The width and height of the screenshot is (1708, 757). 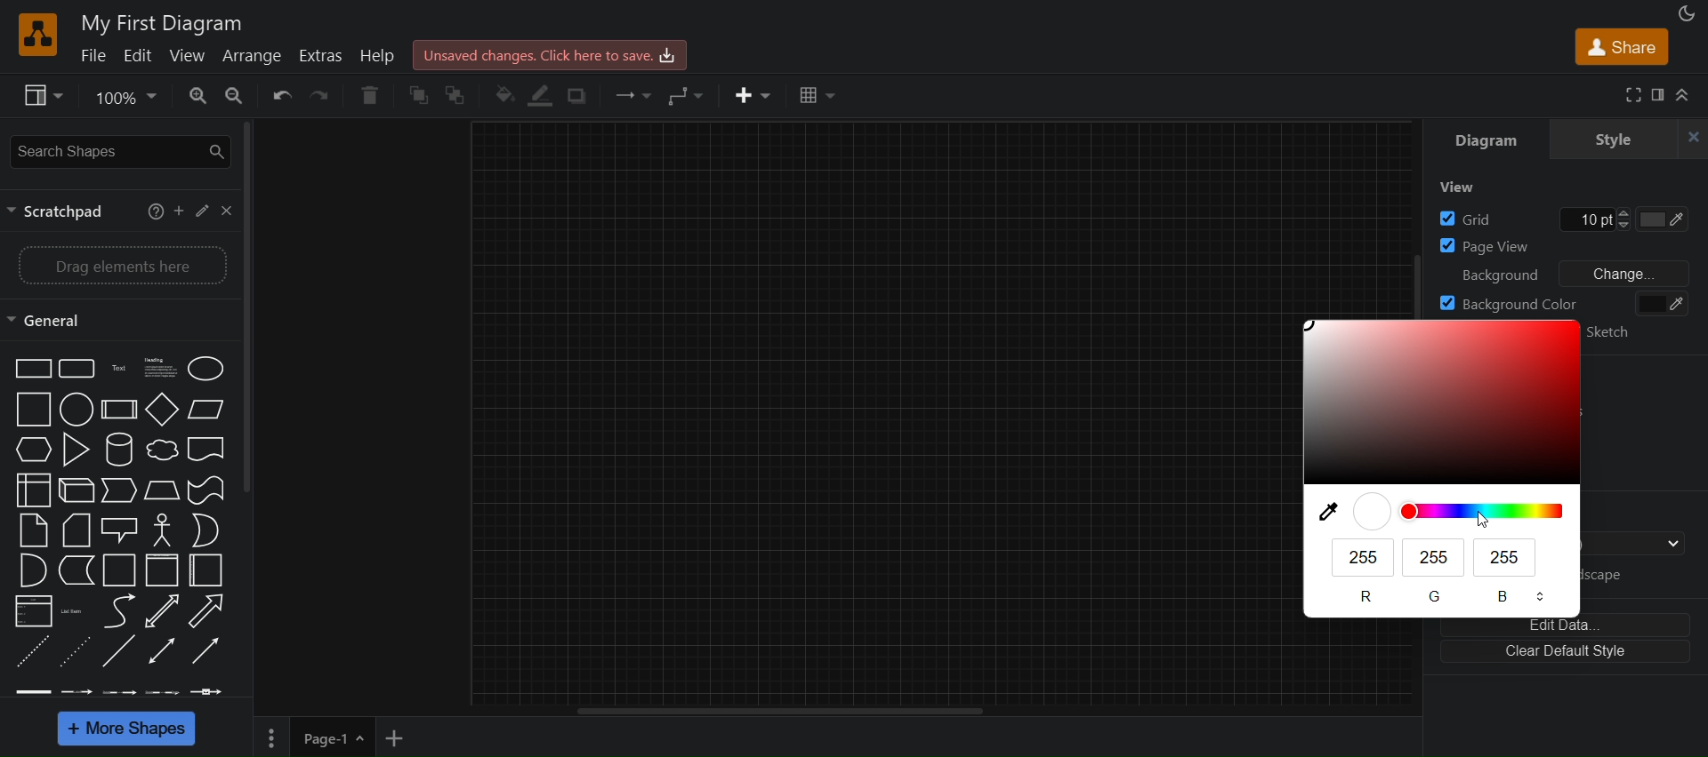 What do you see at coordinates (132, 729) in the screenshot?
I see `more shapes` at bounding box center [132, 729].